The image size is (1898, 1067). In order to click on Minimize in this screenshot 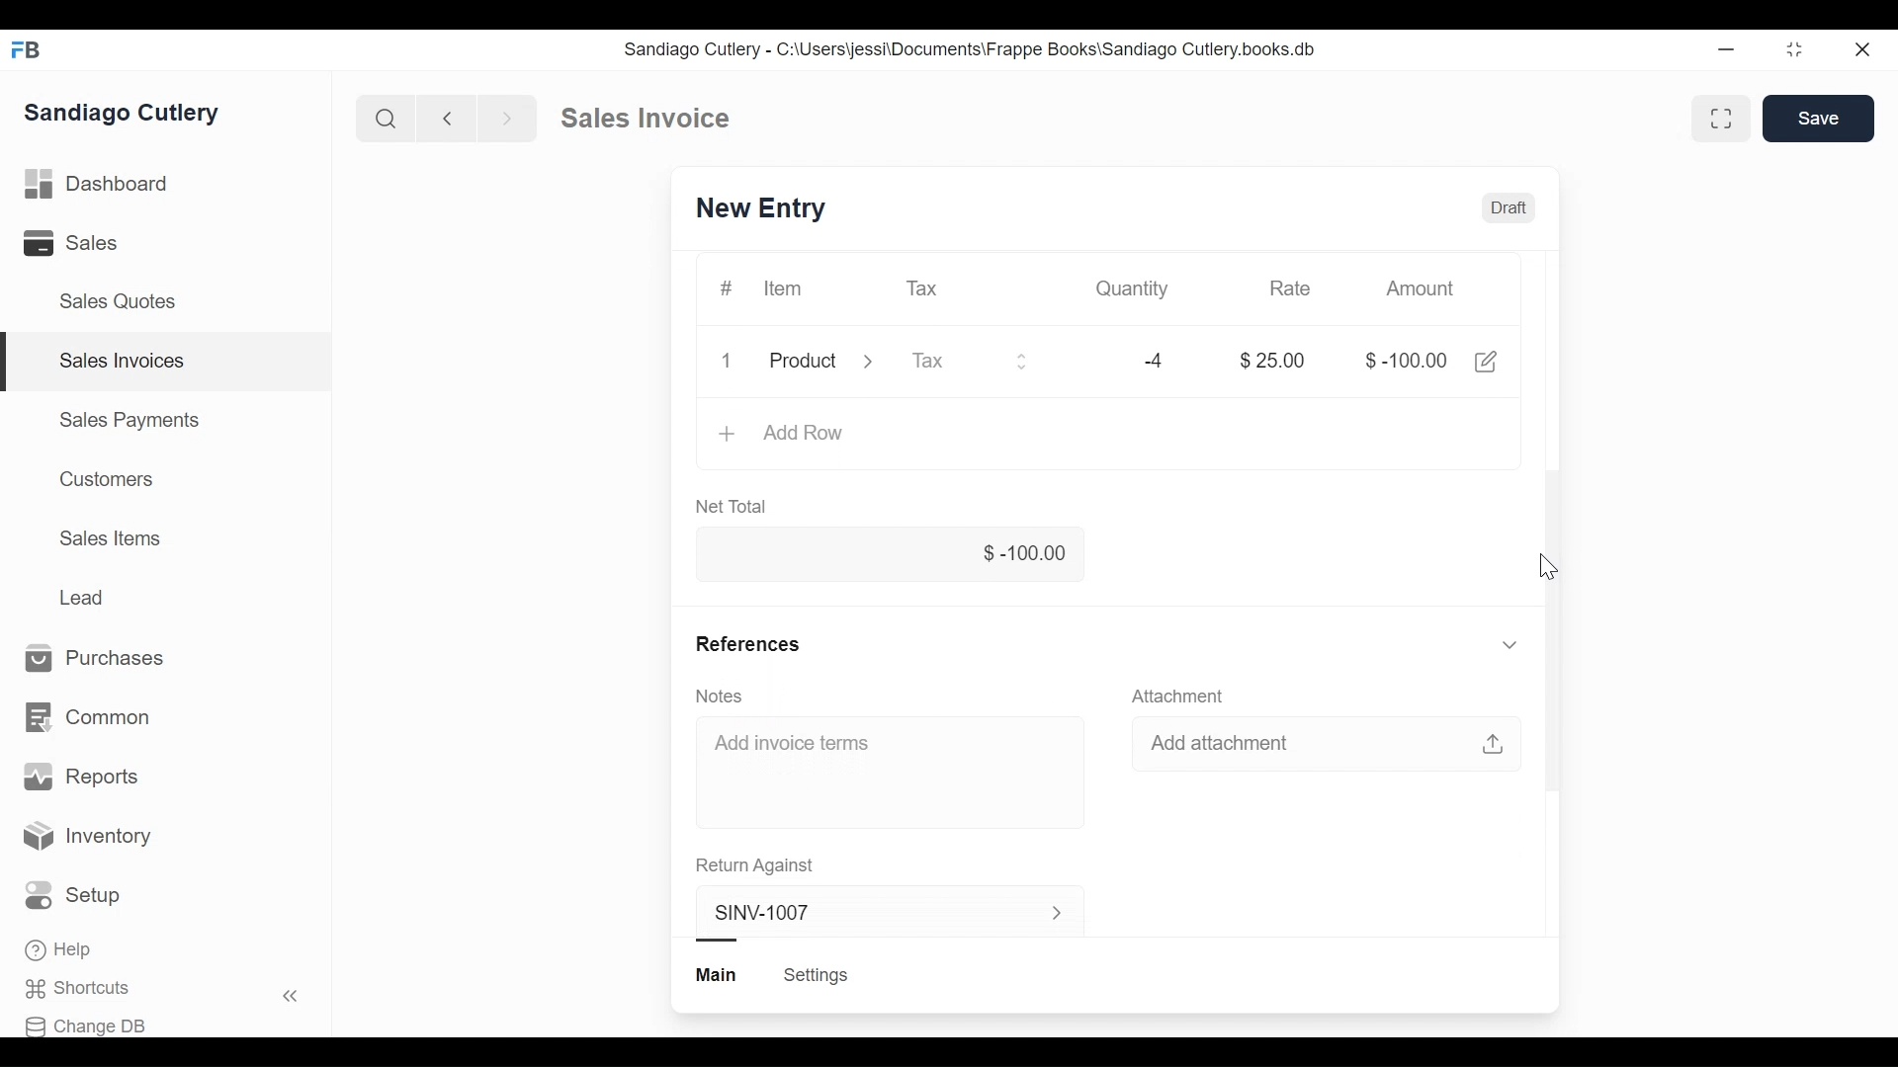, I will do `click(1724, 49)`.